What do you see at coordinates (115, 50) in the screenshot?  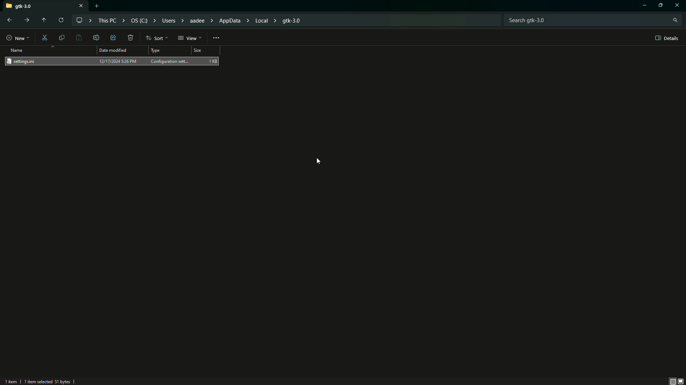 I see `Date modified` at bounding box center [115, 50].